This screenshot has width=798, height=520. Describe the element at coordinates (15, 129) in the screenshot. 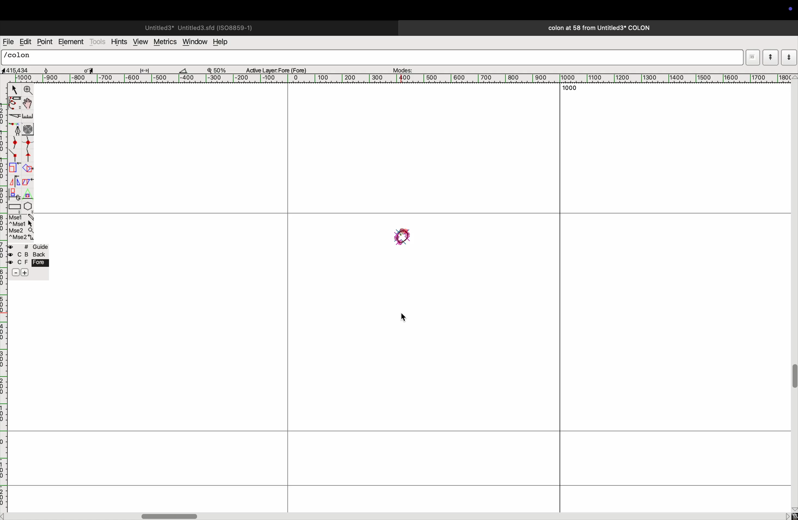

I see `fountain pen` at that location.